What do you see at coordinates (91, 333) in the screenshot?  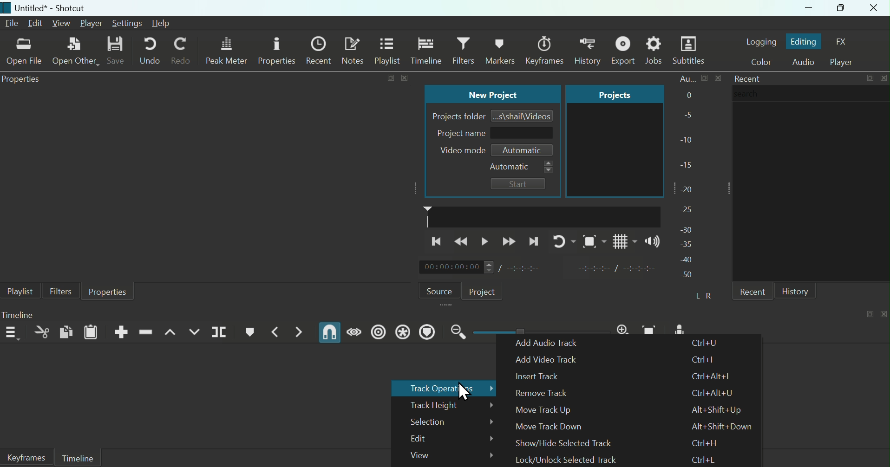 I see `Paste` at bounding box center [91, 333].